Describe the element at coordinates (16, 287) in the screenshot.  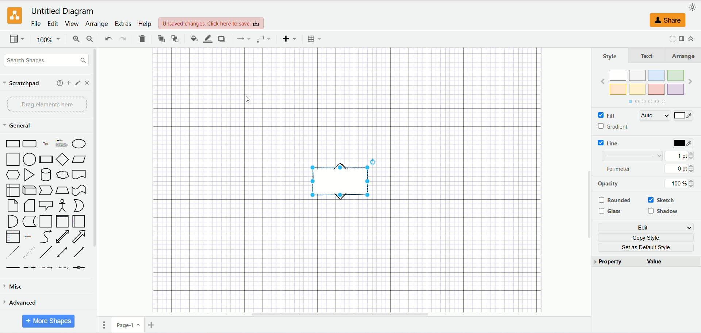
I see `miscadvanced` at that location.